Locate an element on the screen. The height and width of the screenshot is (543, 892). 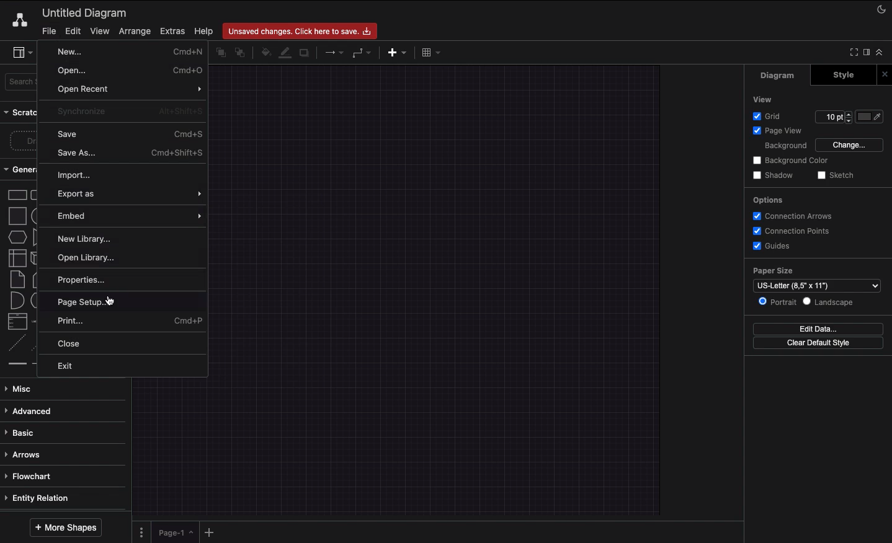
Shadow is located at coordinates (305, 52).